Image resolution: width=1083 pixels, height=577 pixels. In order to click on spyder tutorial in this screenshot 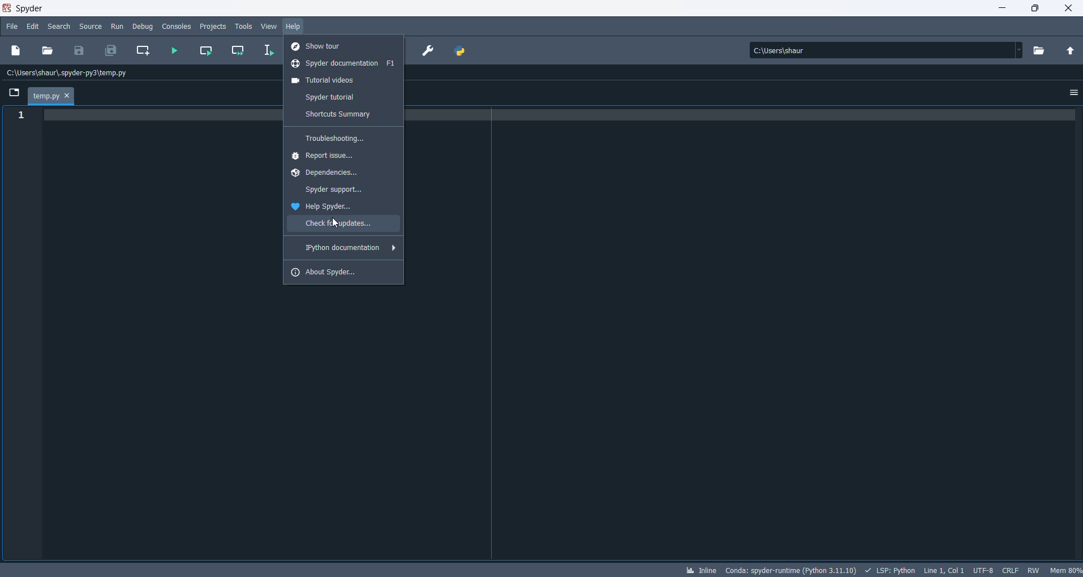, I will do `click(349, 98)`.